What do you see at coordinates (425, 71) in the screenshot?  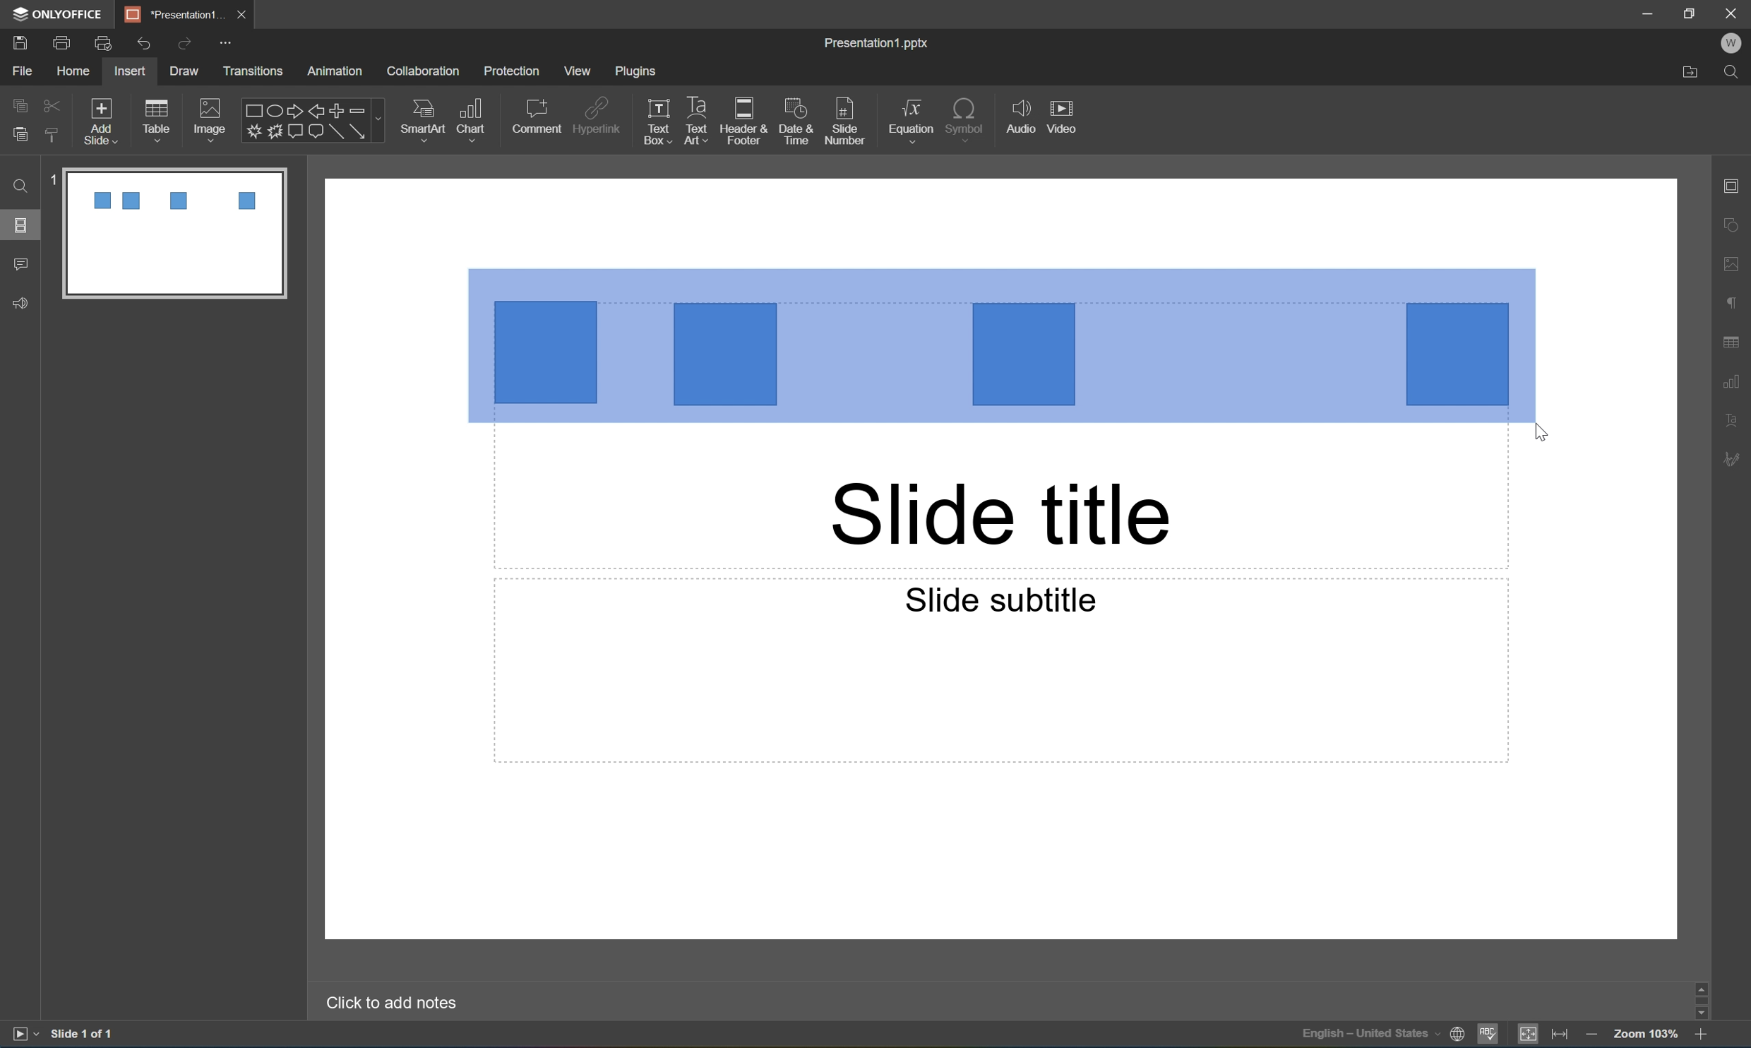 I see `collaboration` at bounding box center [425, 71].